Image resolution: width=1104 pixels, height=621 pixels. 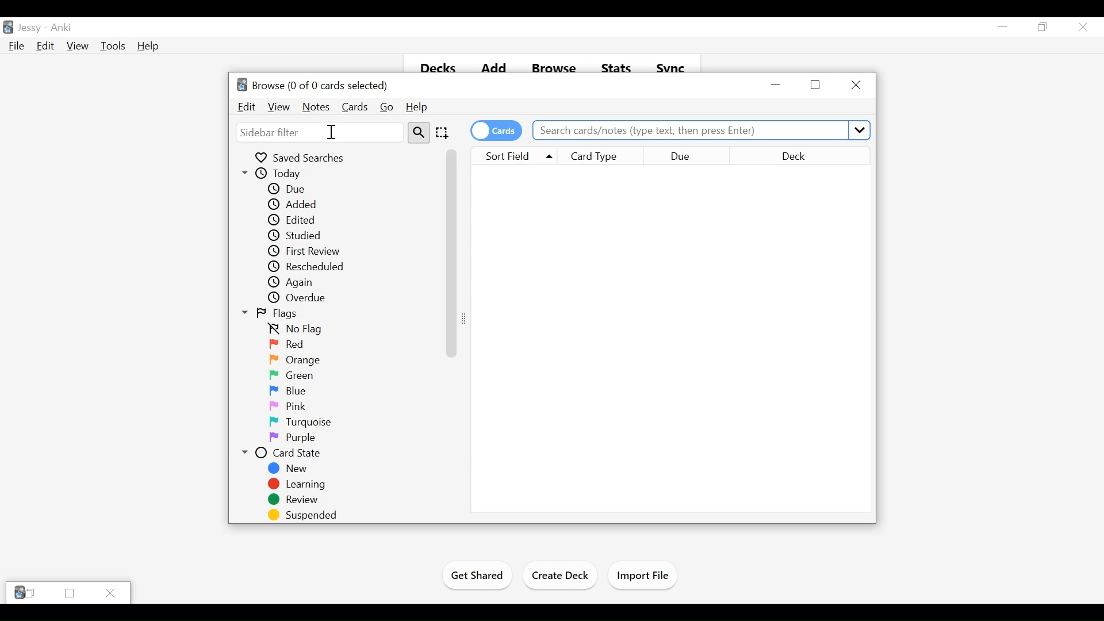 What do you see at coordinates (113, 47) in the screenshot?
I see `Tools` at bounding box center [113, 47].